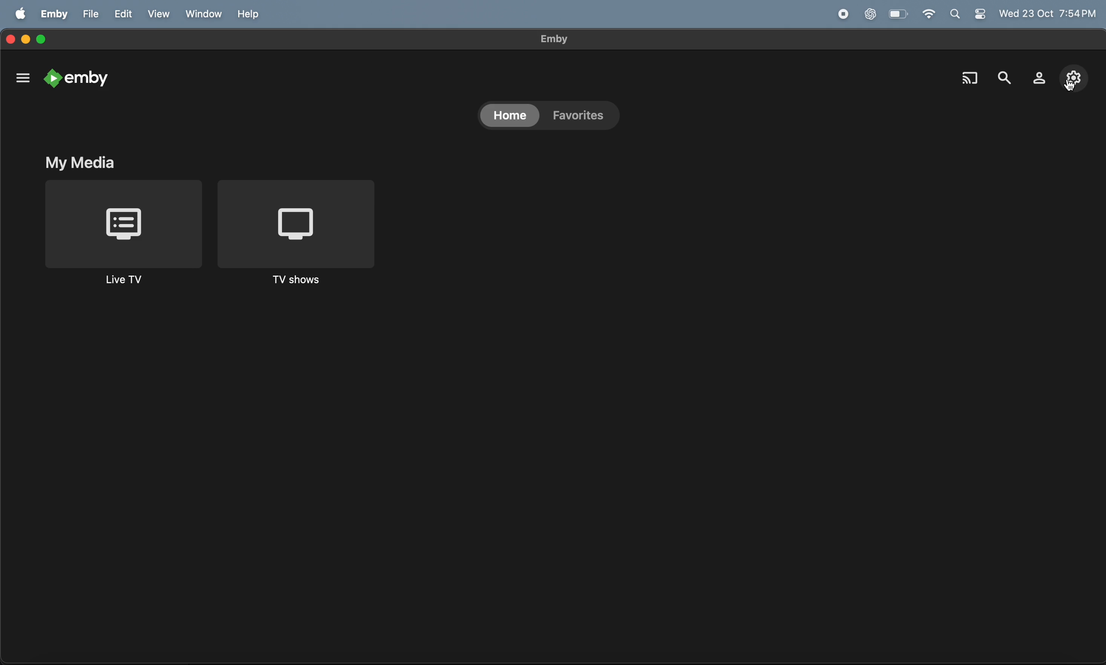 The height and width of the screenshot is (665, 1106). I want to click on cursor, so click(1068, 92).